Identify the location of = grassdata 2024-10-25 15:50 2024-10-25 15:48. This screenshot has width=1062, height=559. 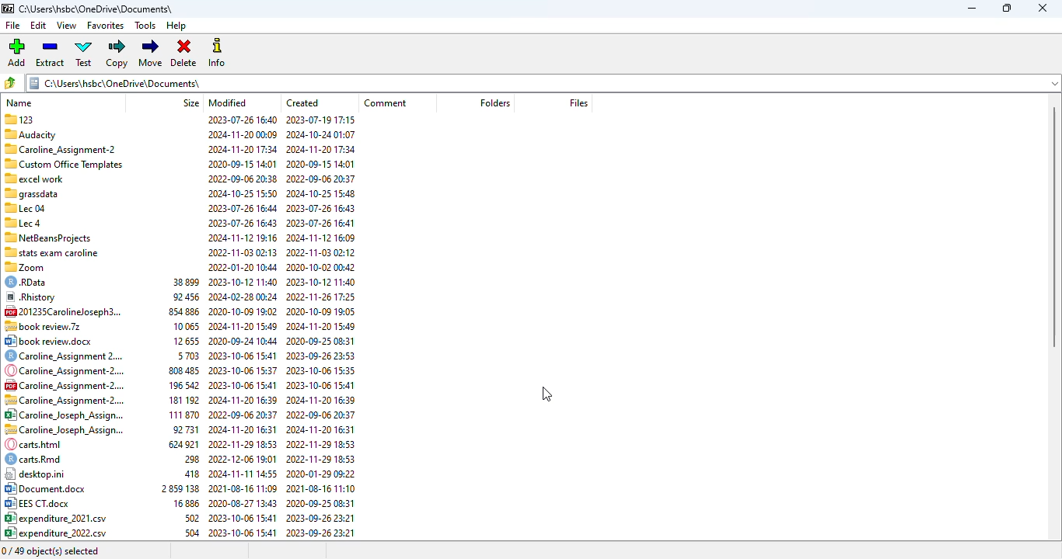
(180, 179).